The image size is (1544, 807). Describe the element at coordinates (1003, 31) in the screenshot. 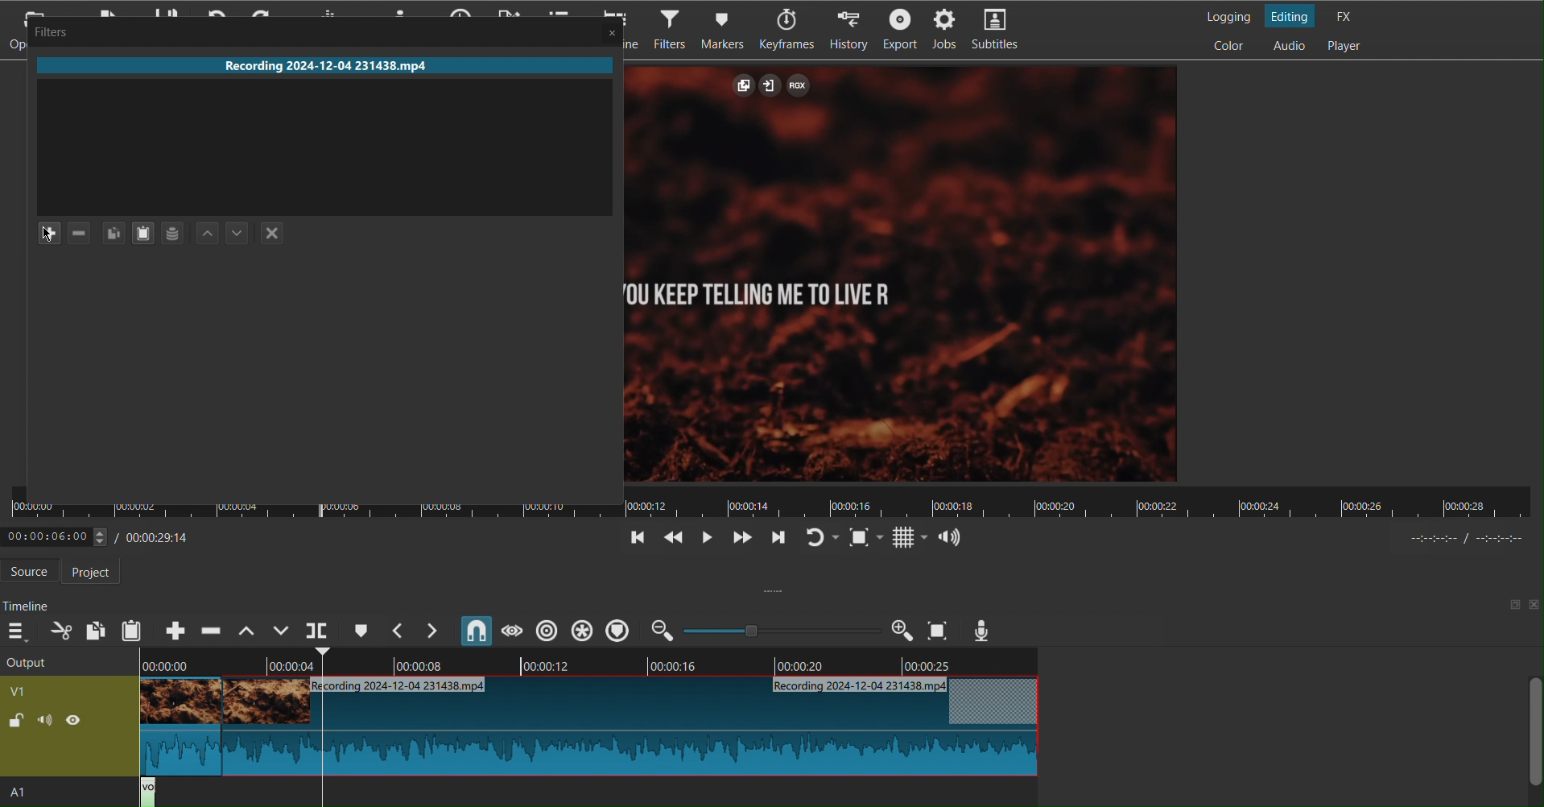

I see `Subtitles` at that location.